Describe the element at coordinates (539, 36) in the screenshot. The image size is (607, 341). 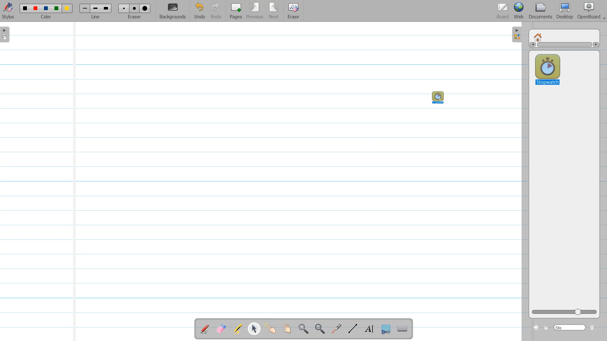
I see `Home window` at that location.